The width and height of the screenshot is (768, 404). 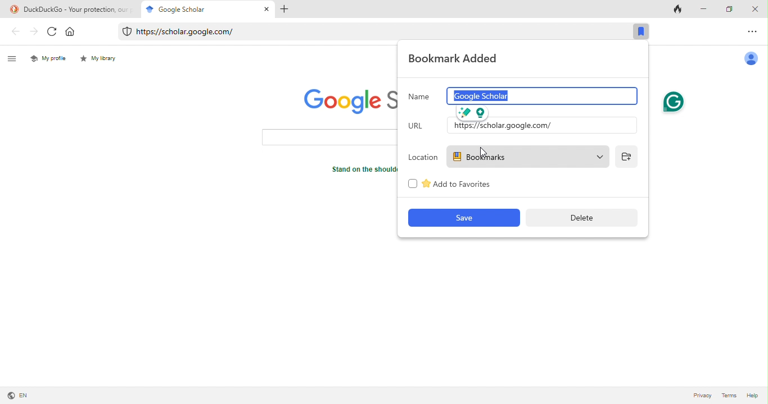 I want to click on improve it, so click(x=466, y=112).